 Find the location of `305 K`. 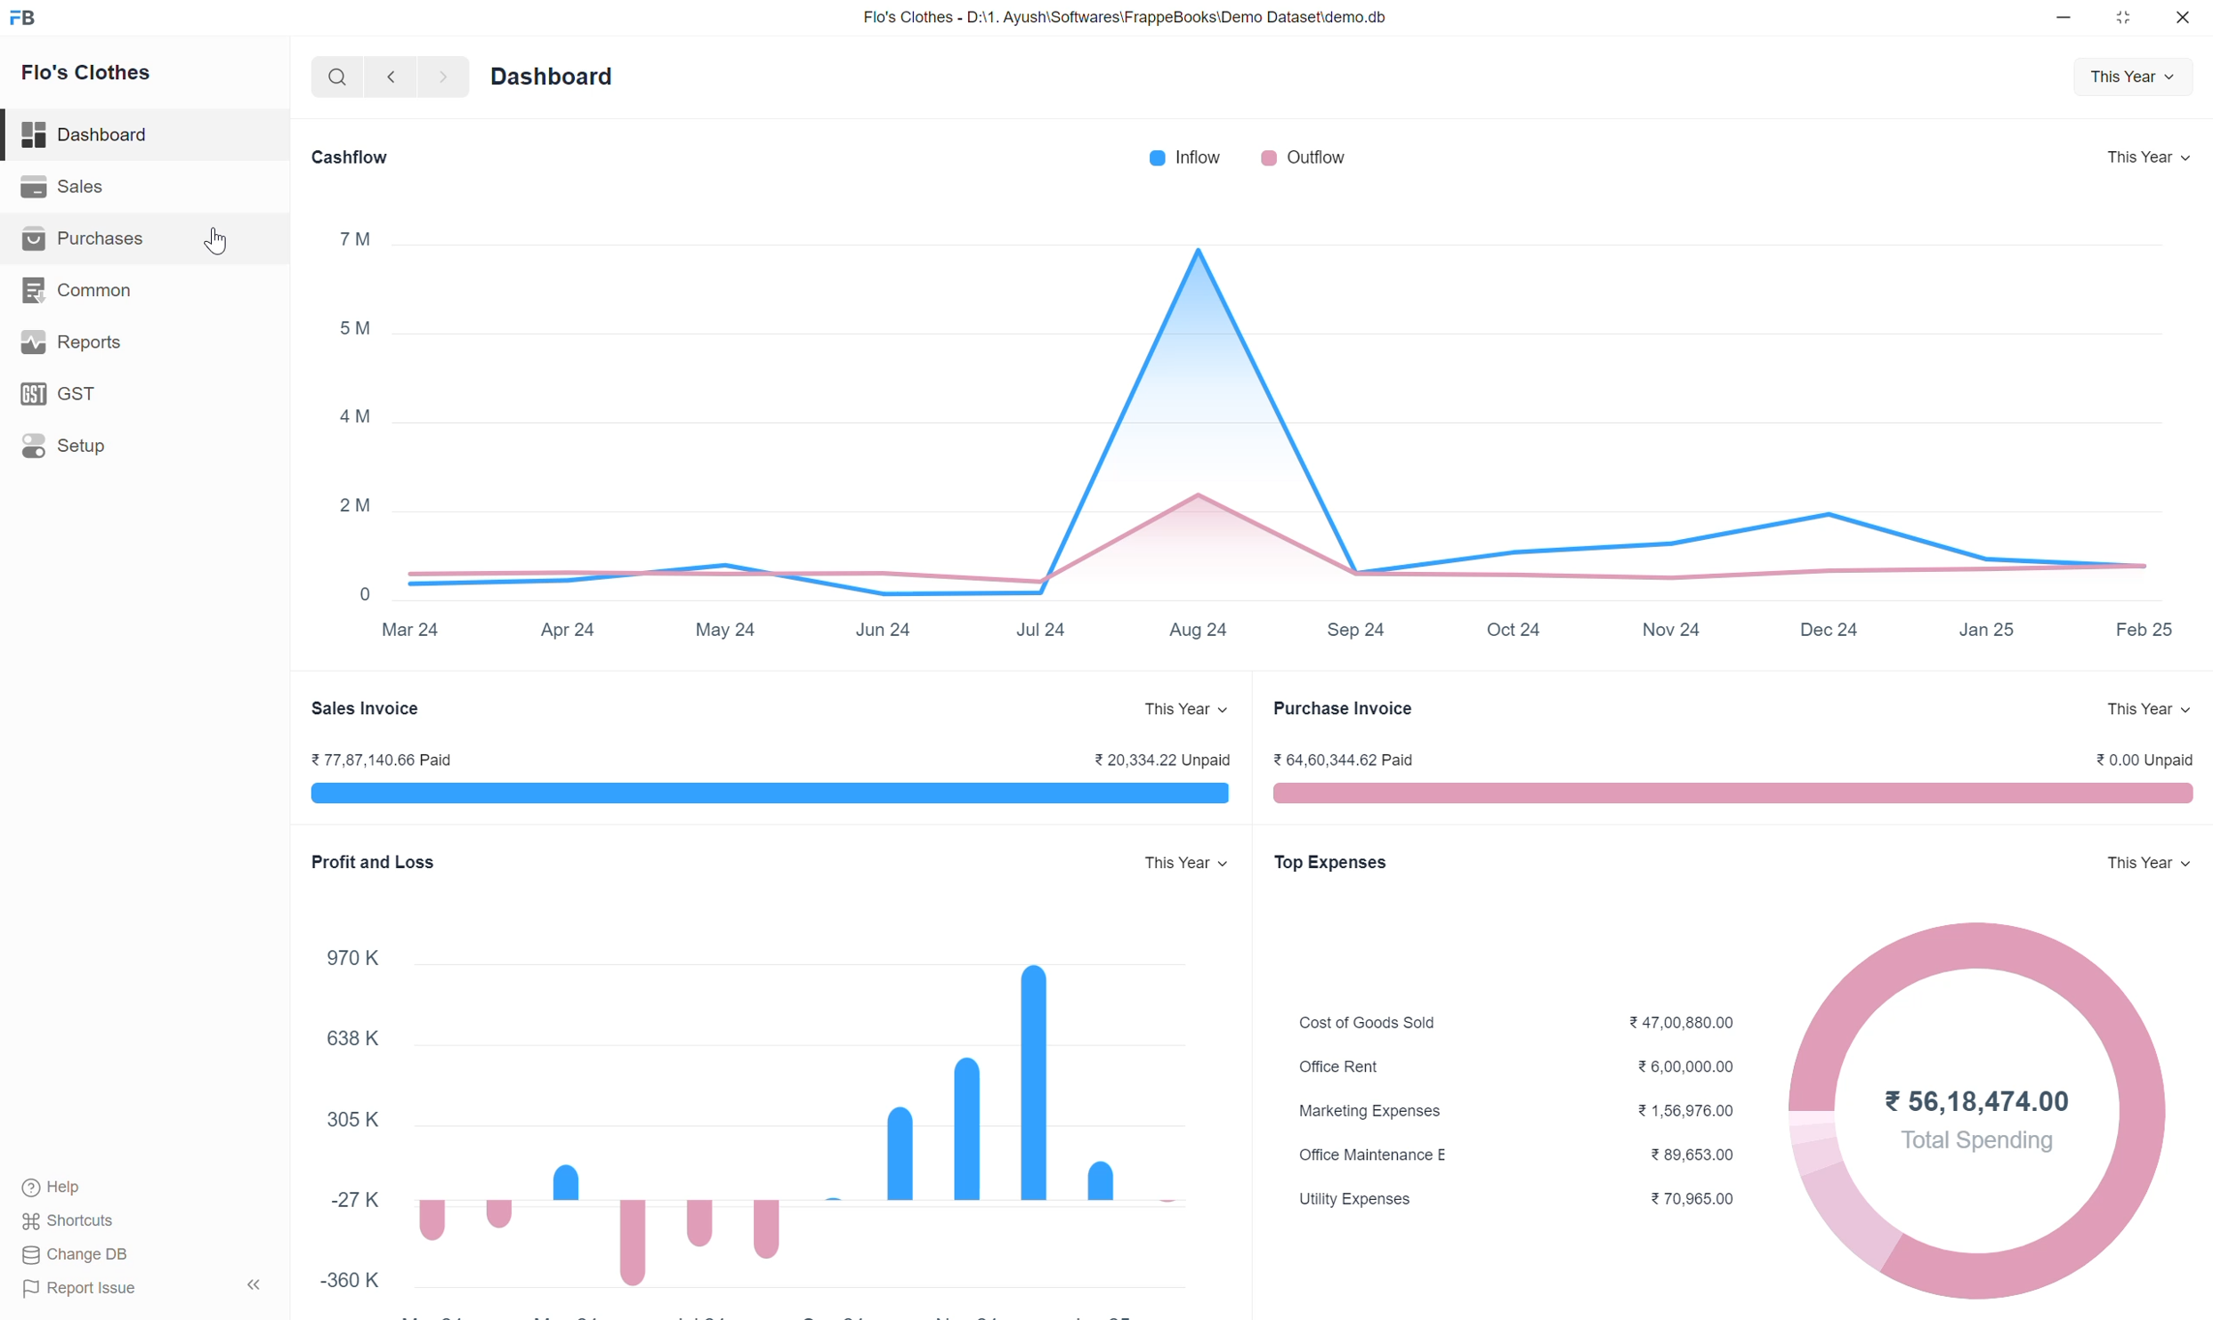

305 K is located at coordinates (353, 1119).